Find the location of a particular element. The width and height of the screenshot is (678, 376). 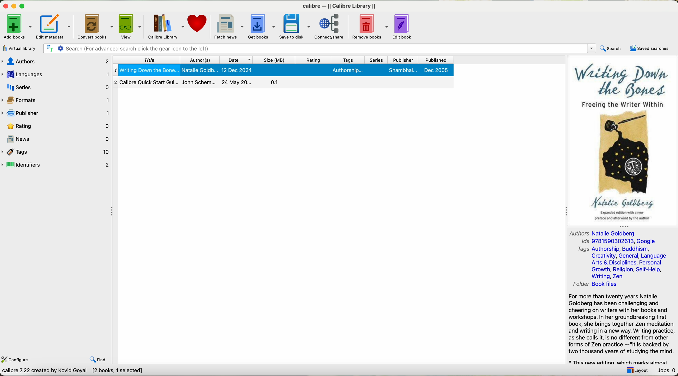

publisher is located at coordinates (402, 60).